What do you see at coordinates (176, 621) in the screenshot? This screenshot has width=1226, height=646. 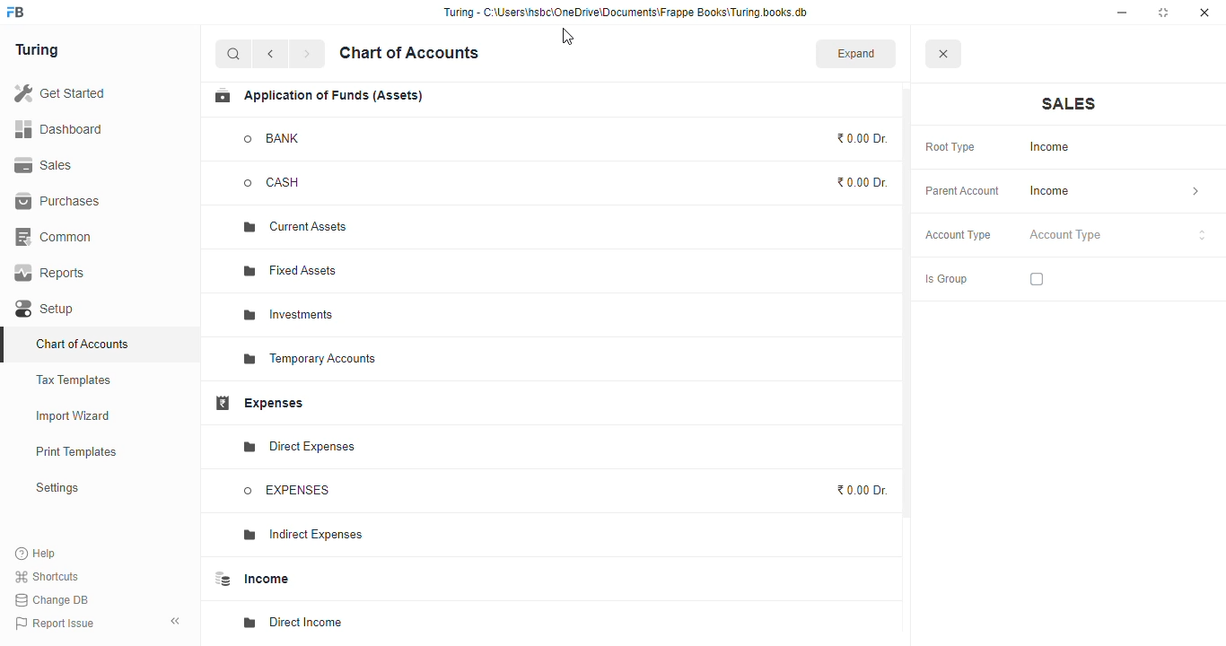 I see `toggle sidebar` at bounding box center [176, 621].